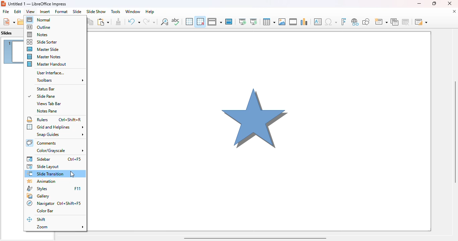  What do you see at coordinates (18, 11) in the screenshot?
I see `edit` at bounding box center [18, 11].